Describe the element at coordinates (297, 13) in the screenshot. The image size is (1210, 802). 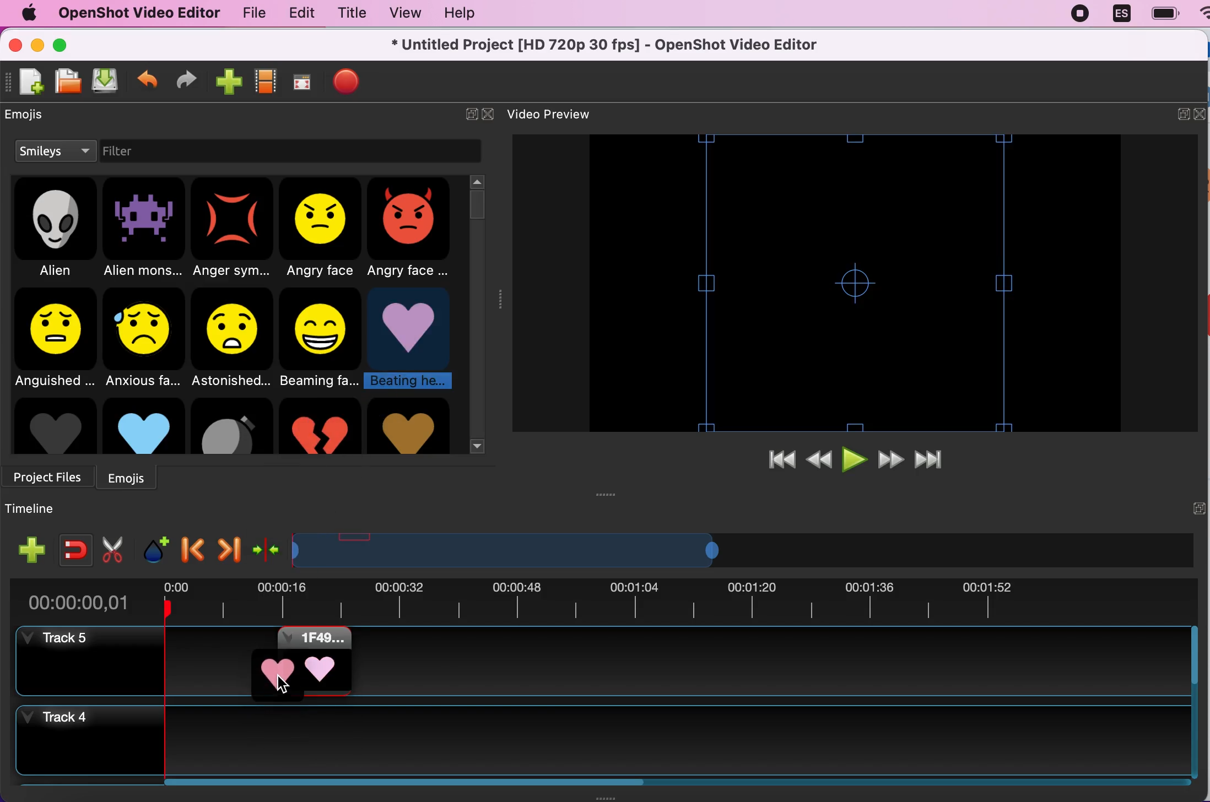
I see `edit` at that location.